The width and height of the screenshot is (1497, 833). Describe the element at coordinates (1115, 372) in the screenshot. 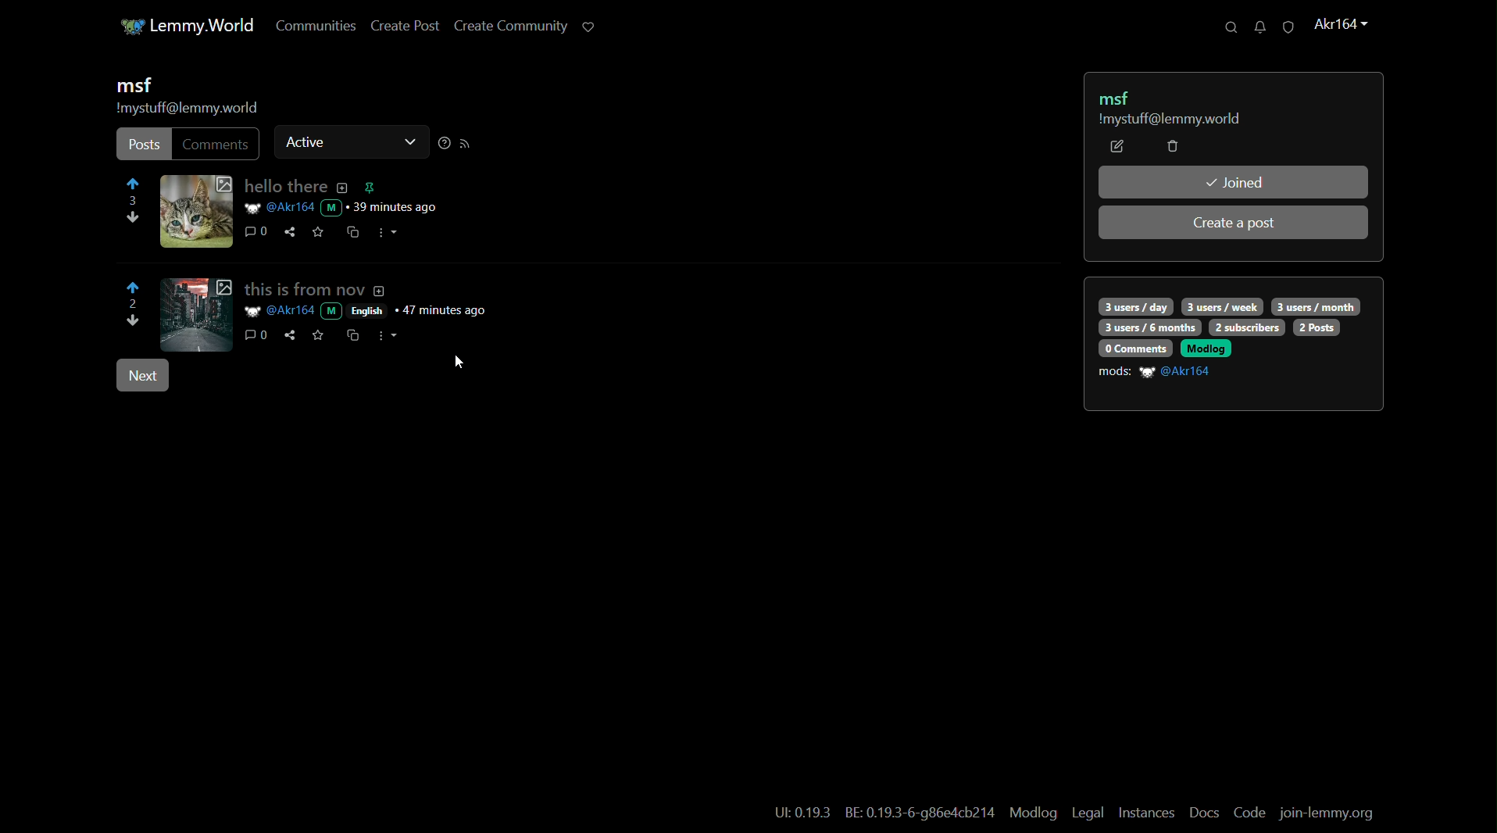

I see `mods` at that location.